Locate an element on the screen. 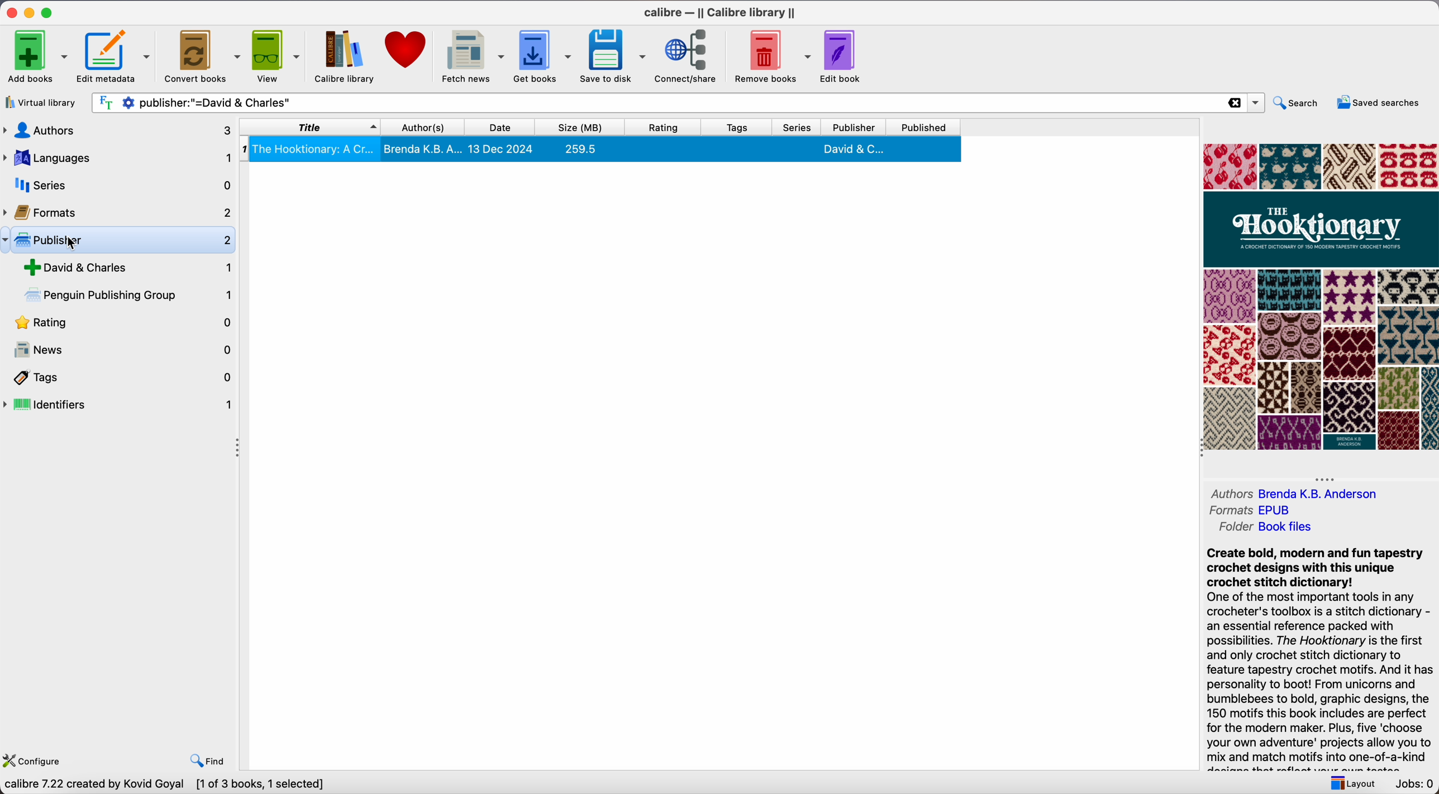  fetch news is located at coordinates (472, 56).